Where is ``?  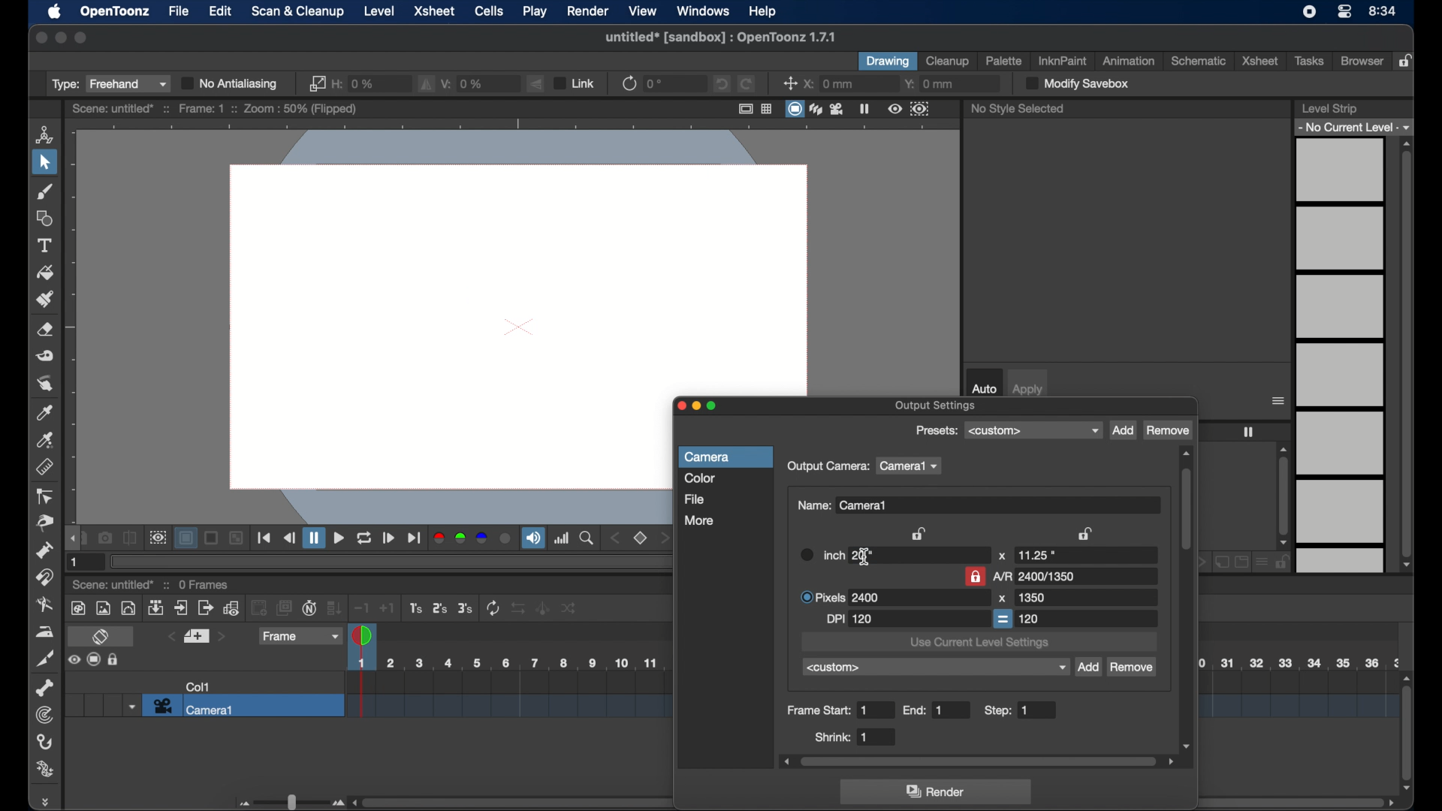
 is located at coordinates (237, 538).